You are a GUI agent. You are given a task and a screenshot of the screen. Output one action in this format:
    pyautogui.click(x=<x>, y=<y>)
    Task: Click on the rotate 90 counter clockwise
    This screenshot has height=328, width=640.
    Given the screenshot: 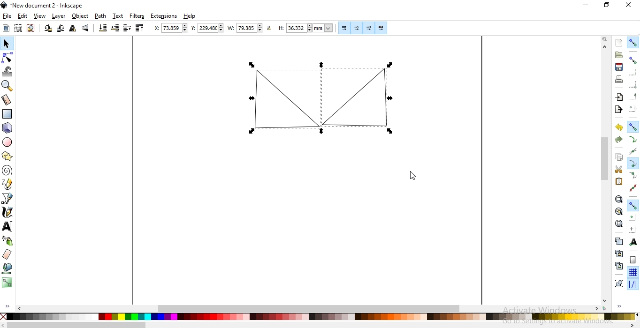 What is the action you would take?
    pyautogui.click(x=48, y=29)
    